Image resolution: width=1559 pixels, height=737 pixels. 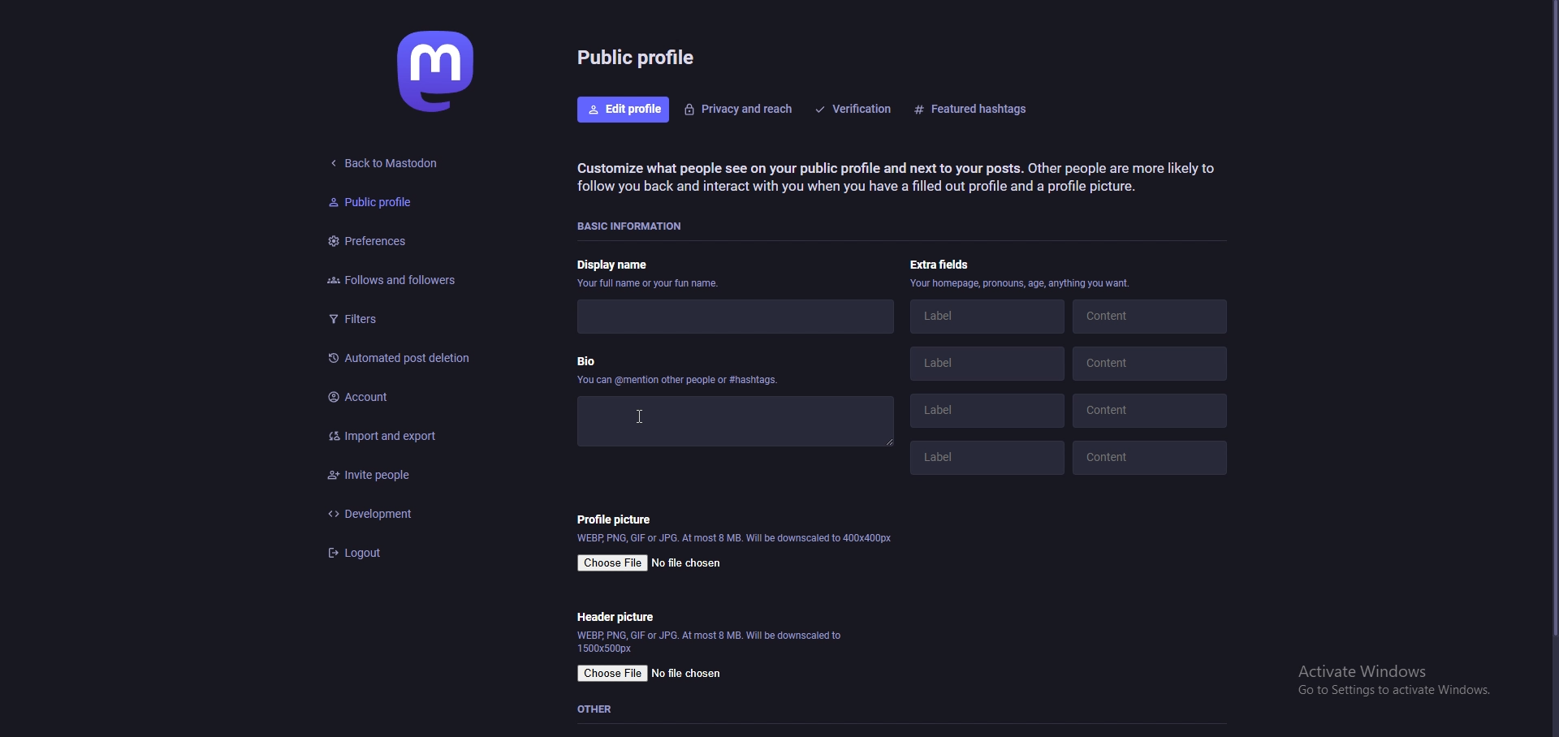 I want to click on windows activation prompt, so click(x=1391, y=679).